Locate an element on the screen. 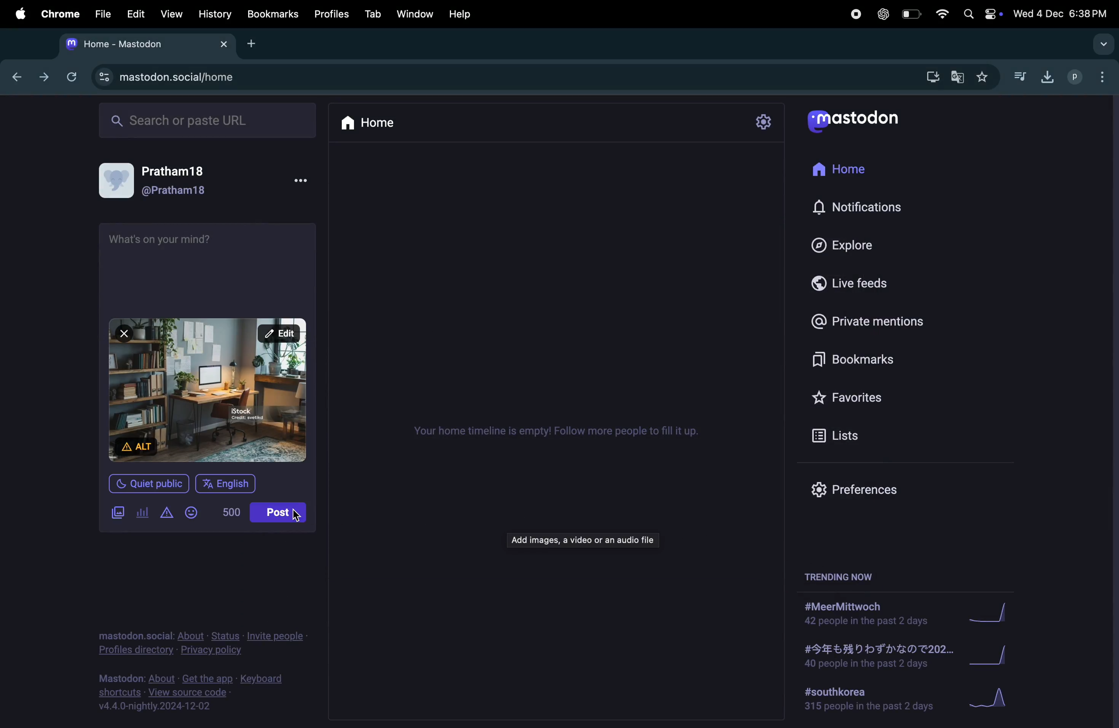 This screenshot has height=728, width=1119. Graph is located at coordinates (996, 655).